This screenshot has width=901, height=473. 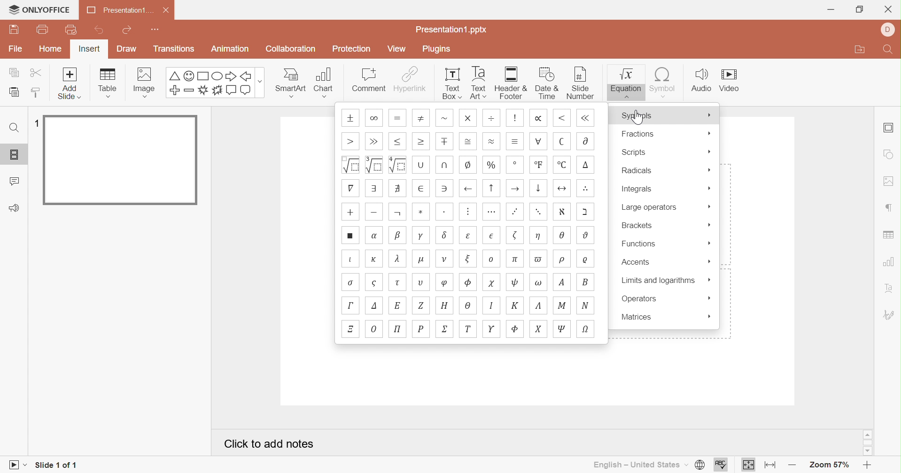 What do you see at coordinates (454, 30) in the screenshot?
I see `Presentation.pptx` at bounding box center [454, 30].